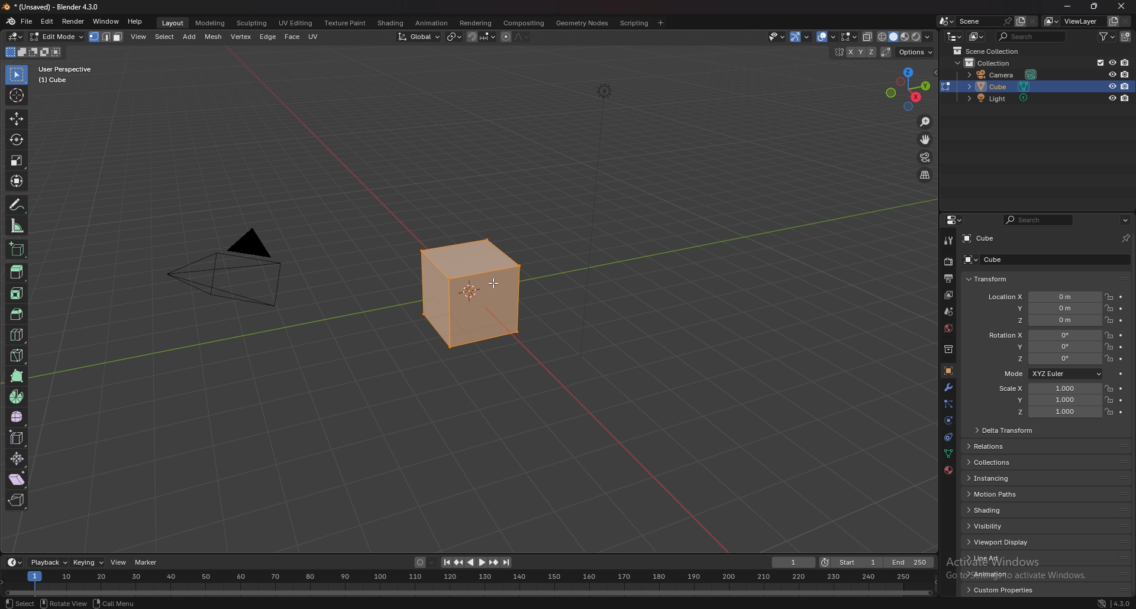  What do you see at coordinates (1073, 21) in the screenshot?
I see `view layer` at bounding box center [1073, 21].